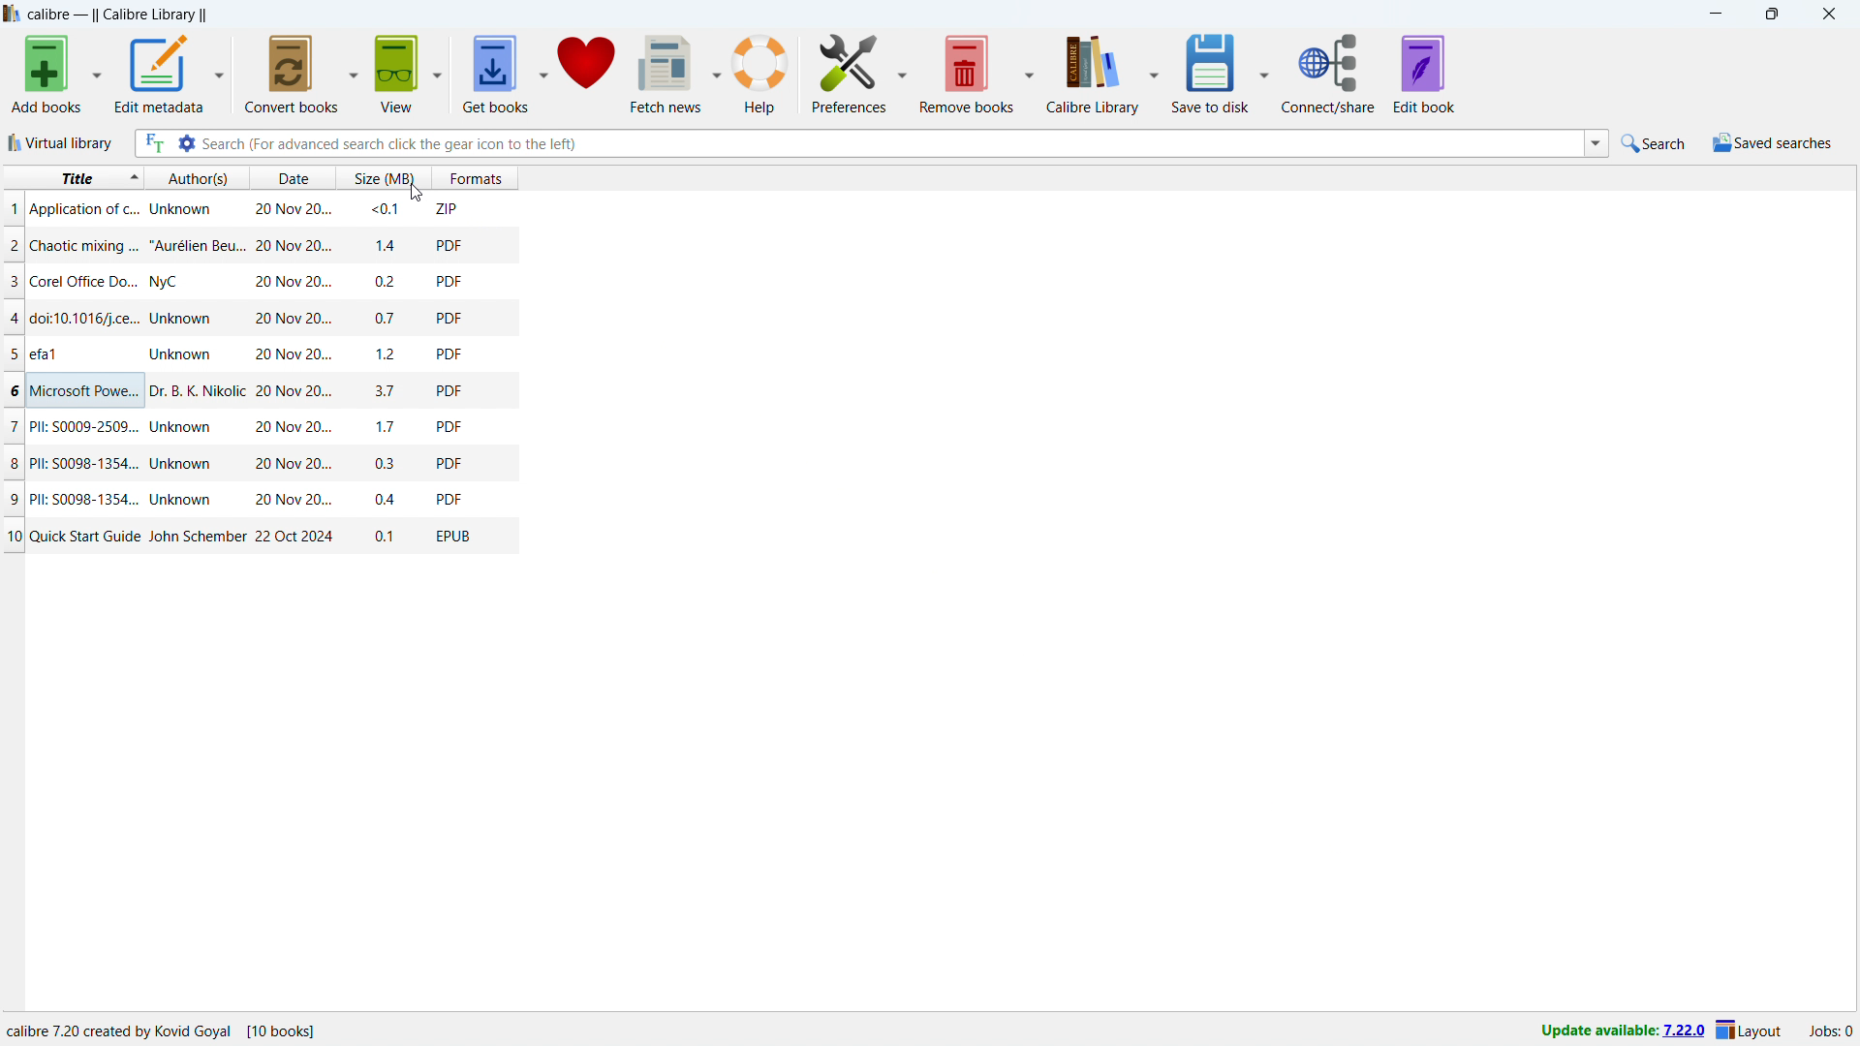 The image size is (1860, 1046). Describe the element at coordinates (388, 464) in the screenshot. I see `size` at that location.